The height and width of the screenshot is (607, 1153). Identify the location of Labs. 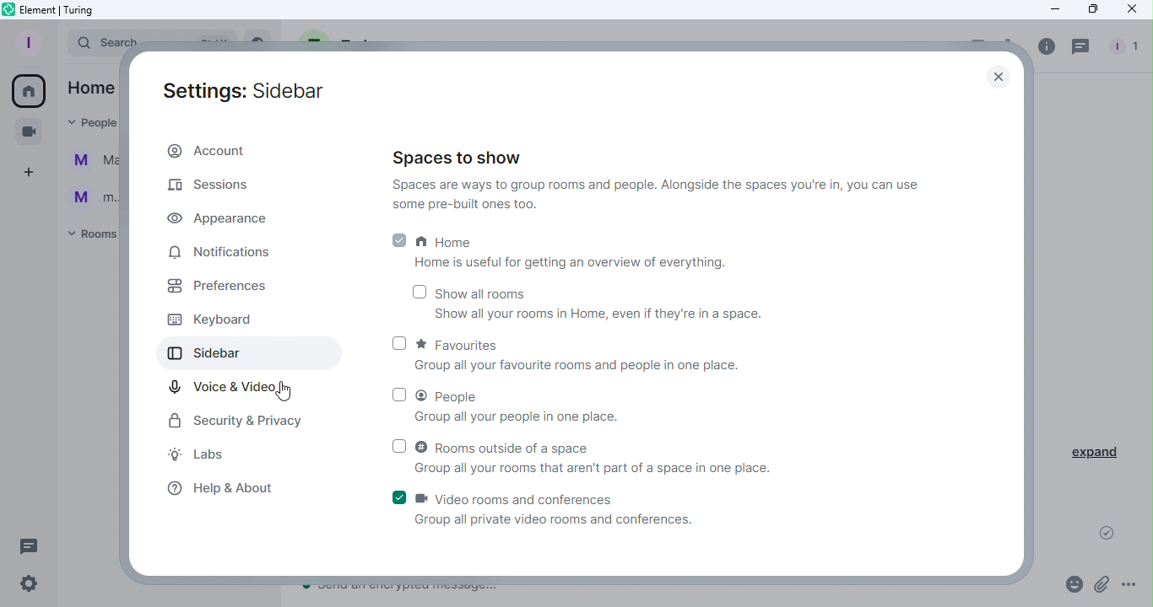
(193, 455).